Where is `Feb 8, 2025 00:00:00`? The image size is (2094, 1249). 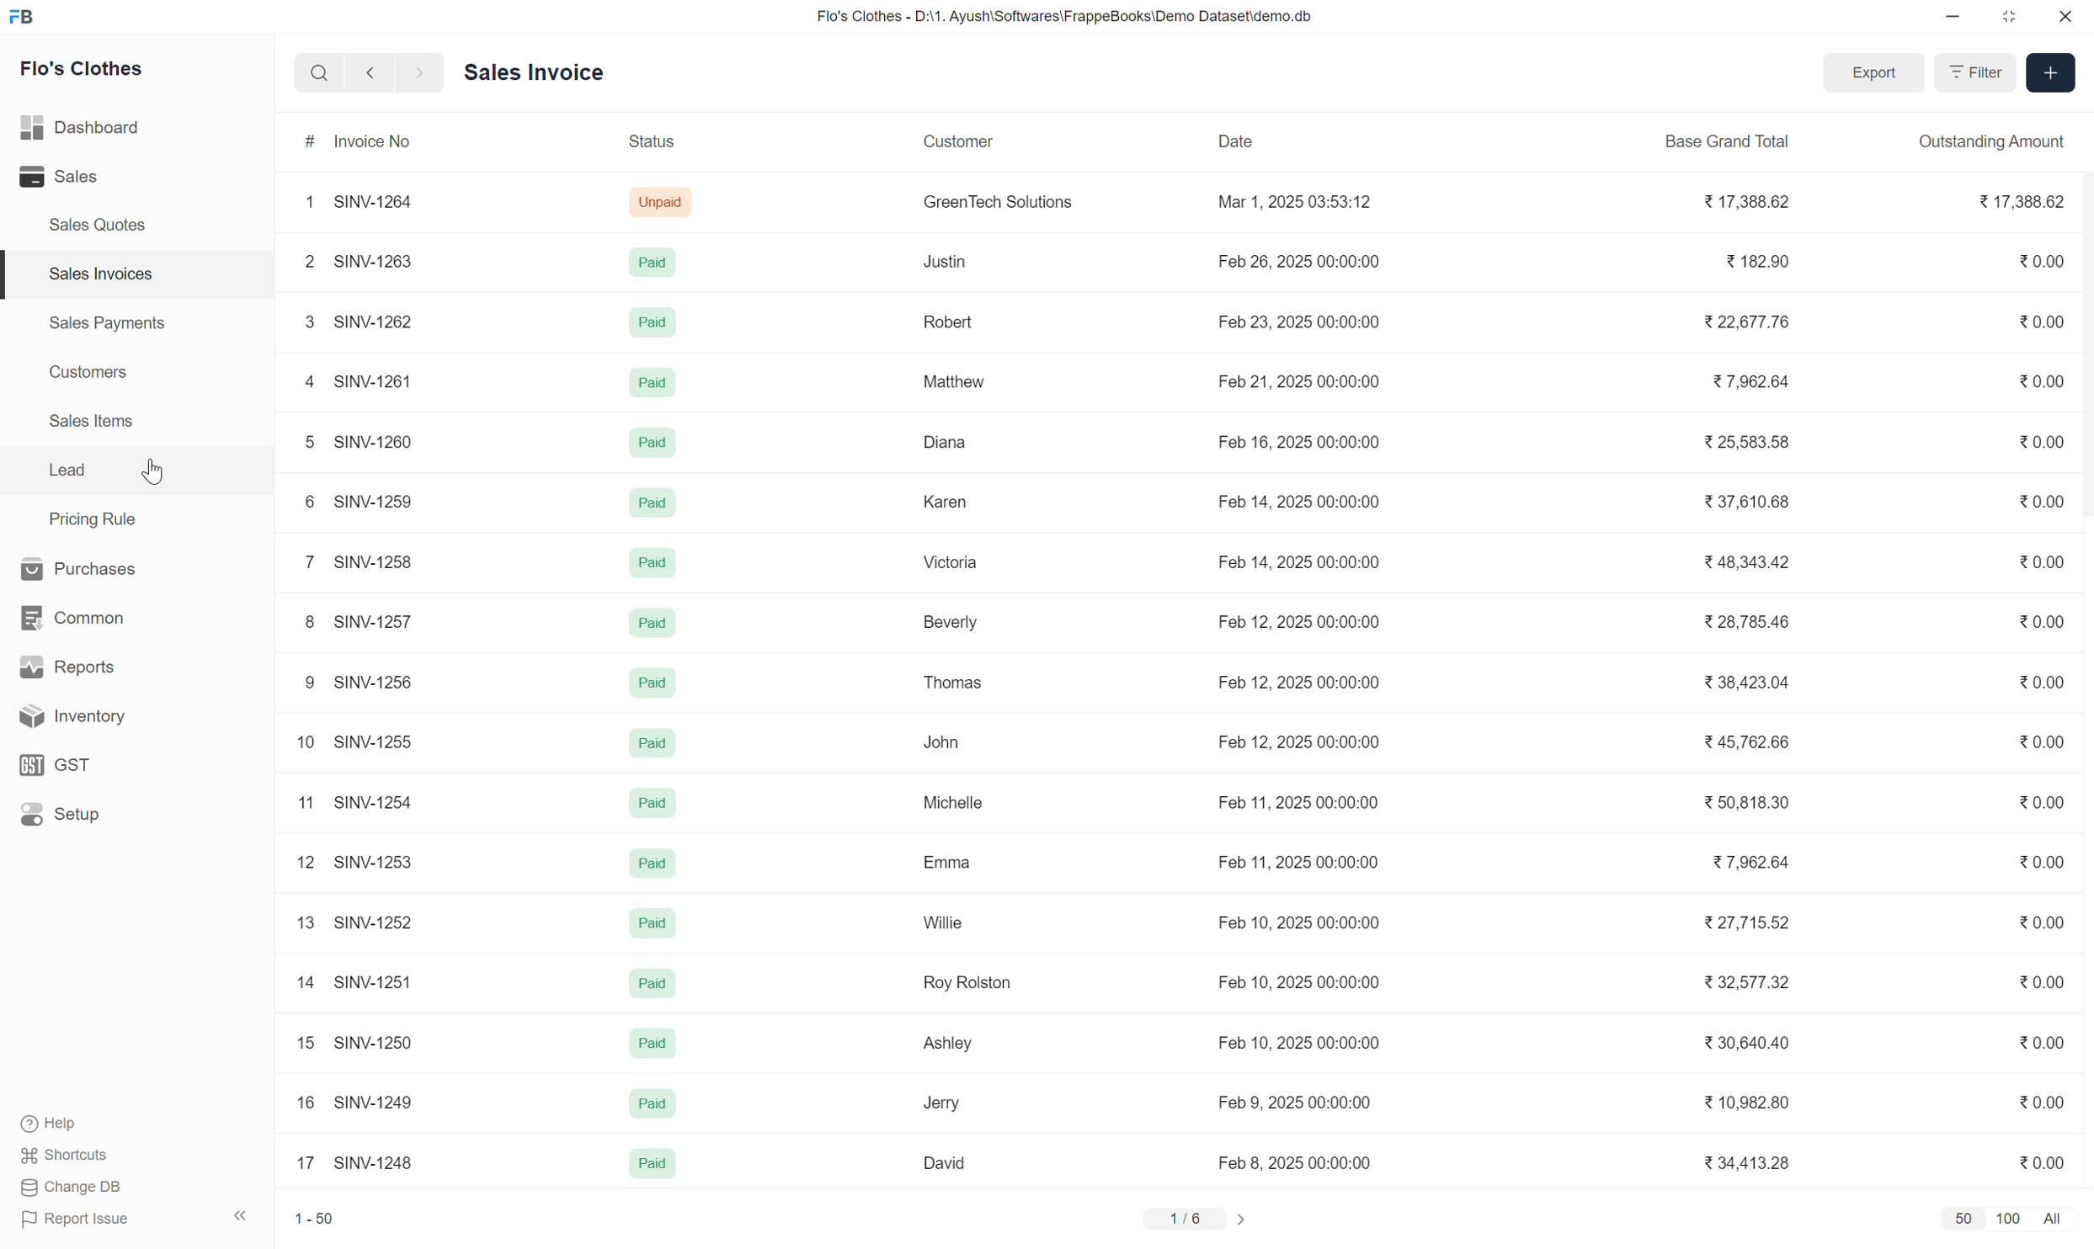
Feb 8, 2025 00:00:00 is located at coordinates (1305, 1162).